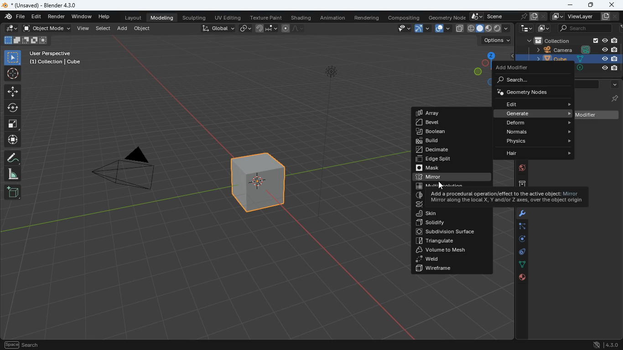 Image resolution: width=623 pixels, height=350 pixels. I want to click on collection, so click(547, 40).